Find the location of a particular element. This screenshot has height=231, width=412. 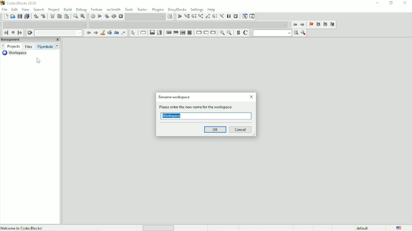

Last jump is located at coordinates (13, 32).